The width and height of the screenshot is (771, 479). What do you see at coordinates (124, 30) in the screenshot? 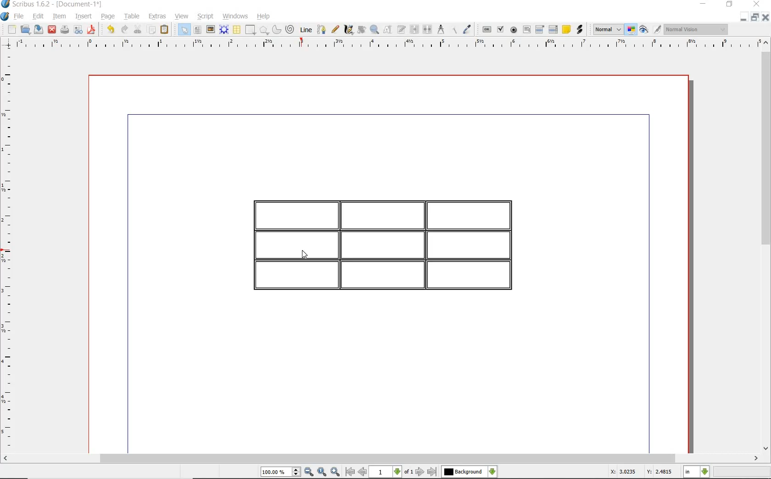
I see `redo` at bounding box center [124, 30].